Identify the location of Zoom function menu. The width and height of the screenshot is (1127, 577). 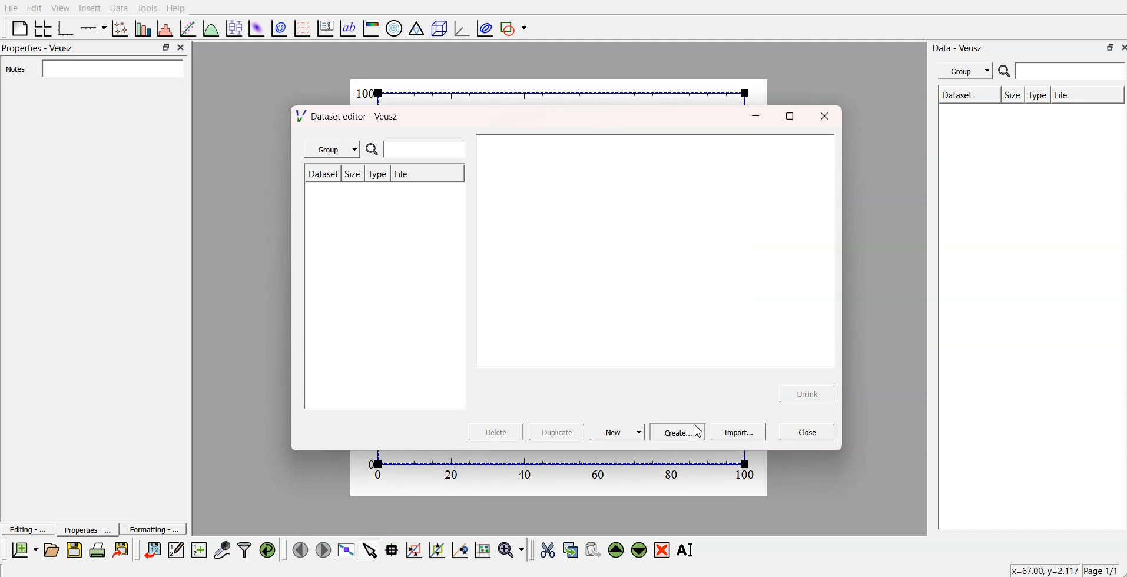
(512, 549).